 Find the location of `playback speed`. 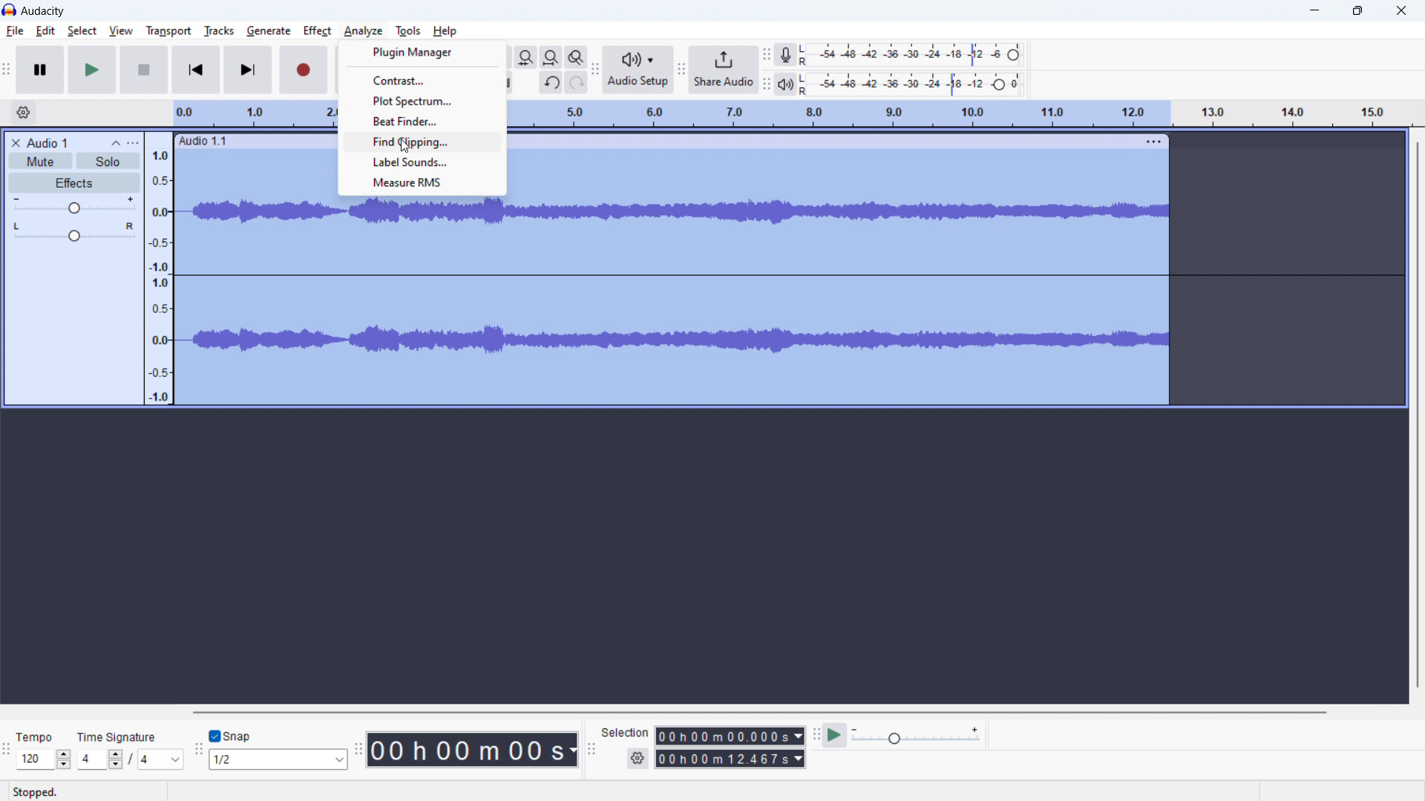

playback speed is located at coordinates (917, 736).